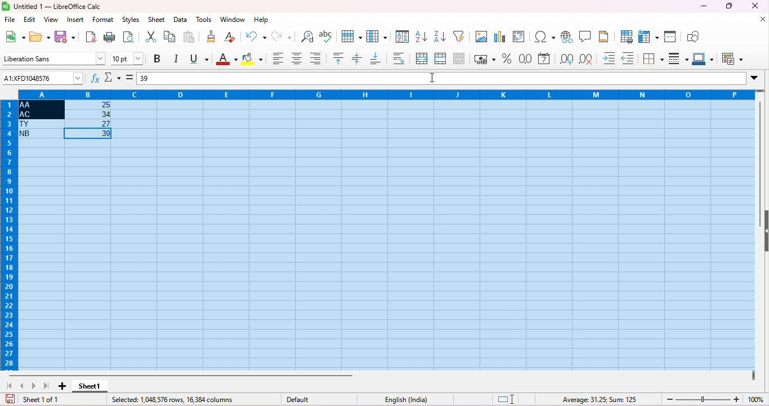 The height and width of the screenshot is (406, 769). Describe the element at coordinates (403, 398) in the screenshot. I see `language` at that location.